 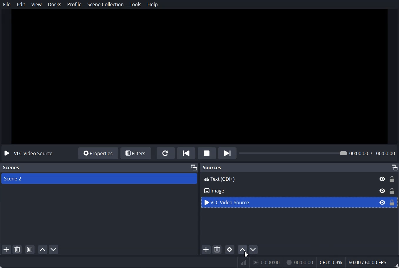 What do you see at coordinates (6, 249) in the screenshot?
I see `Add Scene` at bounding box center [6, 249].